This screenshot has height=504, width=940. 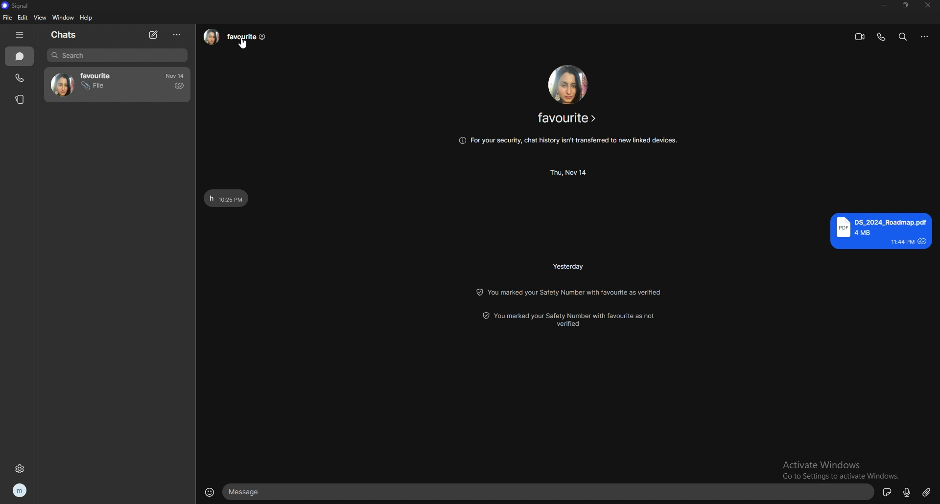 What do you see at coordinates (243, 44) in the screenshot?
I see `cursor` at bounding box center [243, 44].